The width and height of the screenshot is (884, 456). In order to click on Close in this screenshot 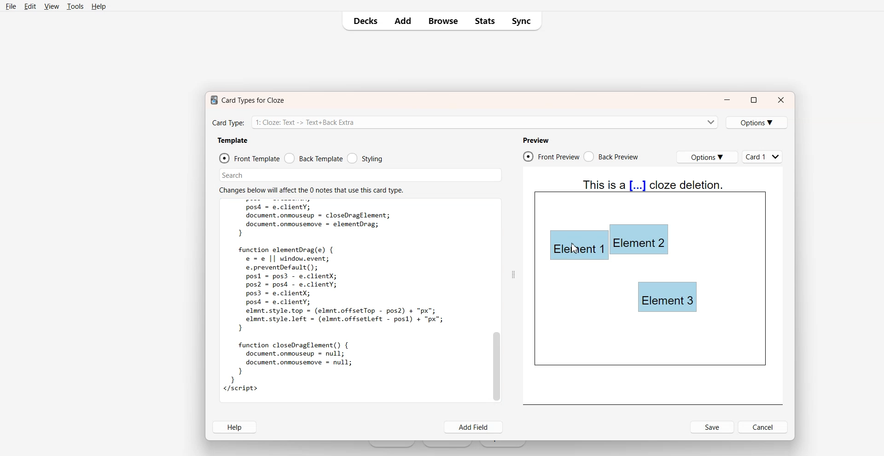, I will do `click(781, 100)`.